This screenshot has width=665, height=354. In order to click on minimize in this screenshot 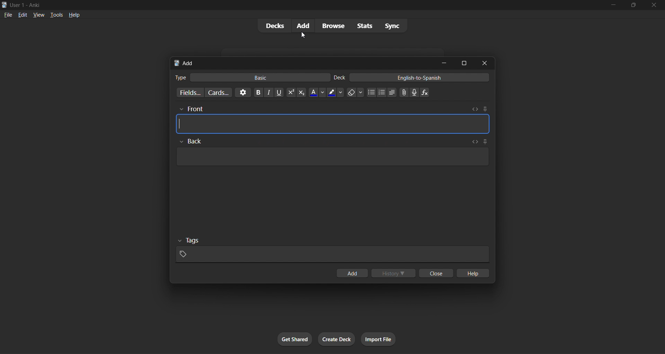, I will do `click(612, 6)`.